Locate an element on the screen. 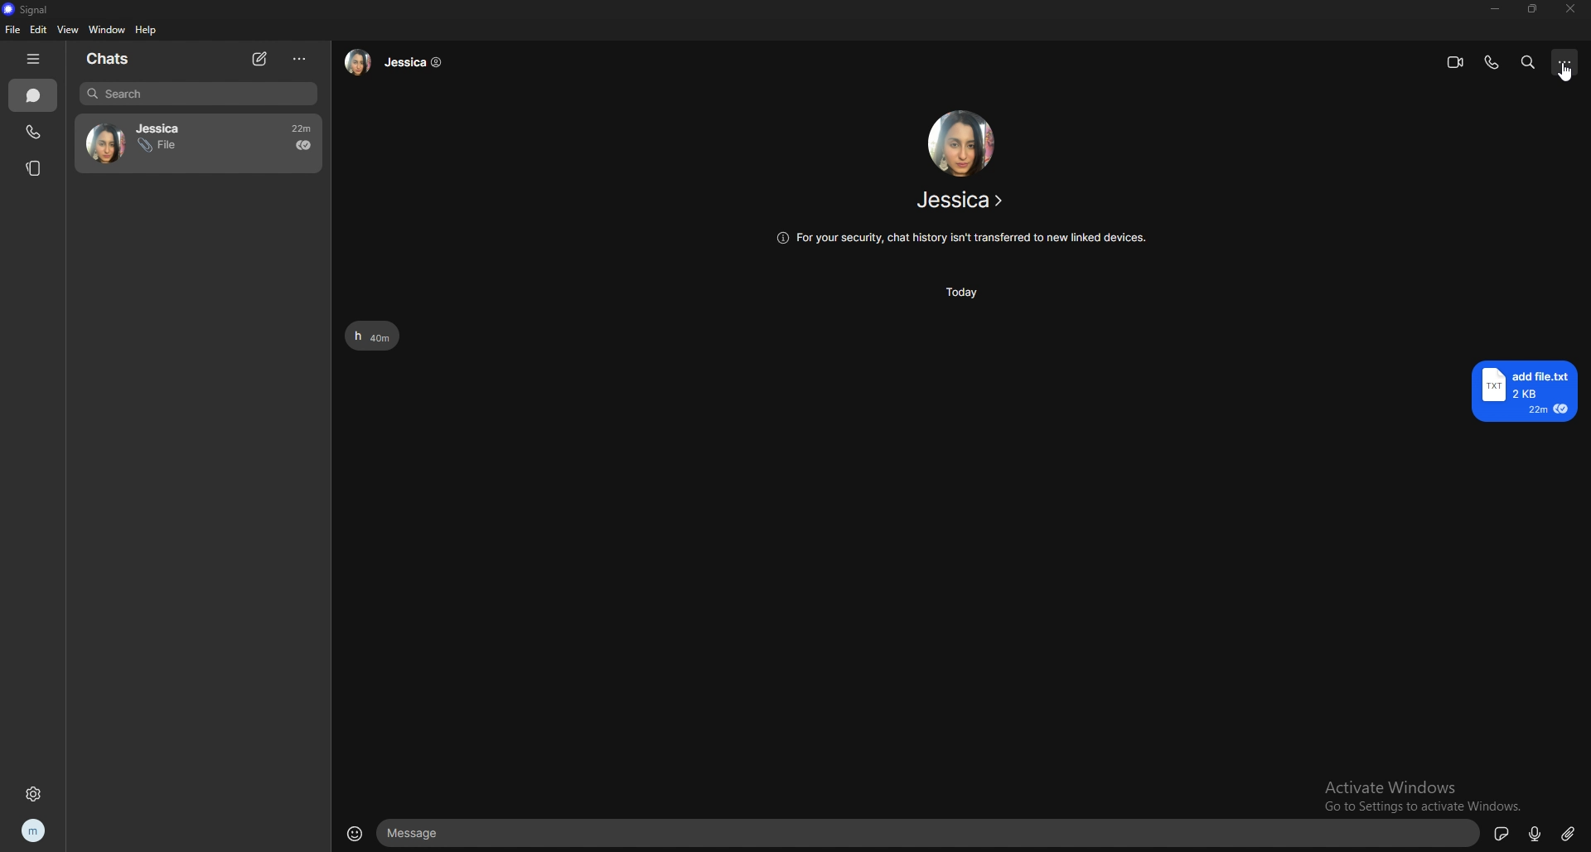  view is located at coordinates (68, 28).